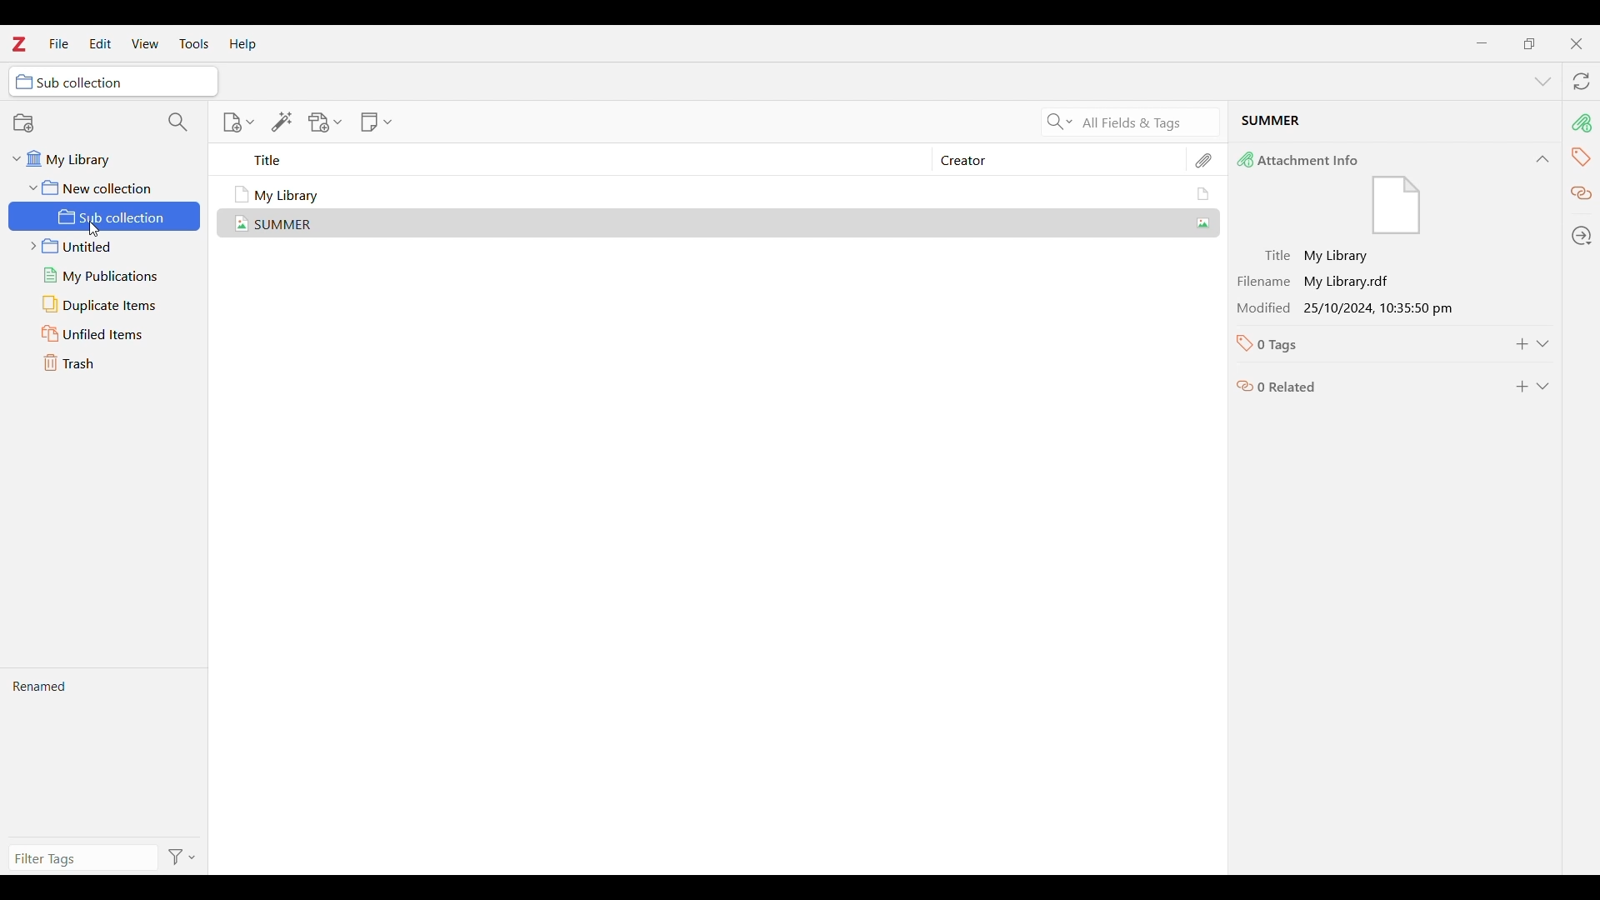  Describe the element at coordinates (59, 43) in the screenshot. I see `File menu` at that location.